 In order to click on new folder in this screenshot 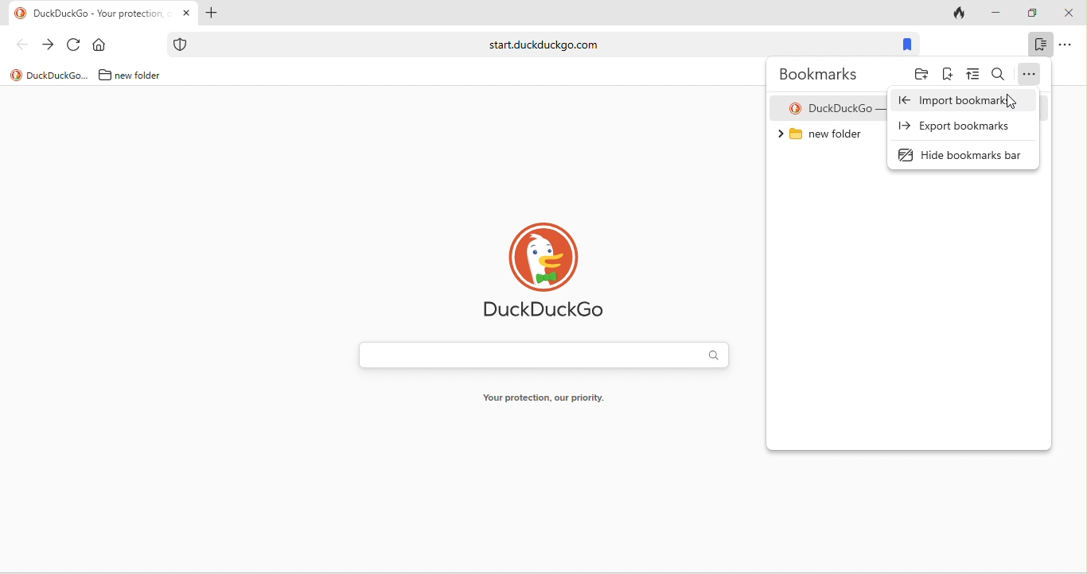, I will do `click(144, 75)`.